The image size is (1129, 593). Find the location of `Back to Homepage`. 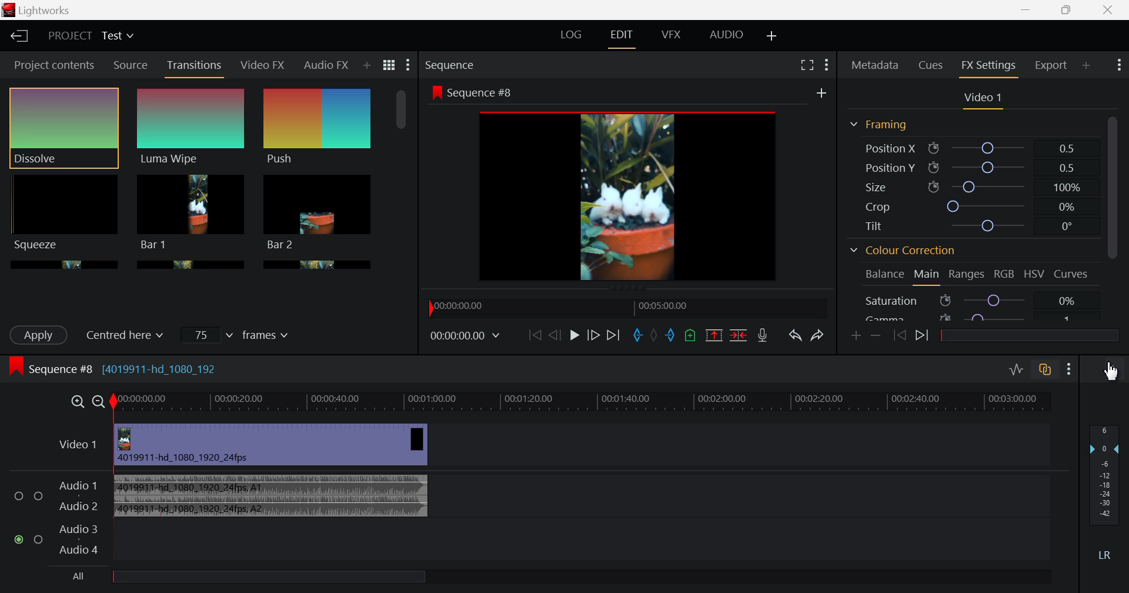

Back to Homepage is located at coordinates (17, 34).